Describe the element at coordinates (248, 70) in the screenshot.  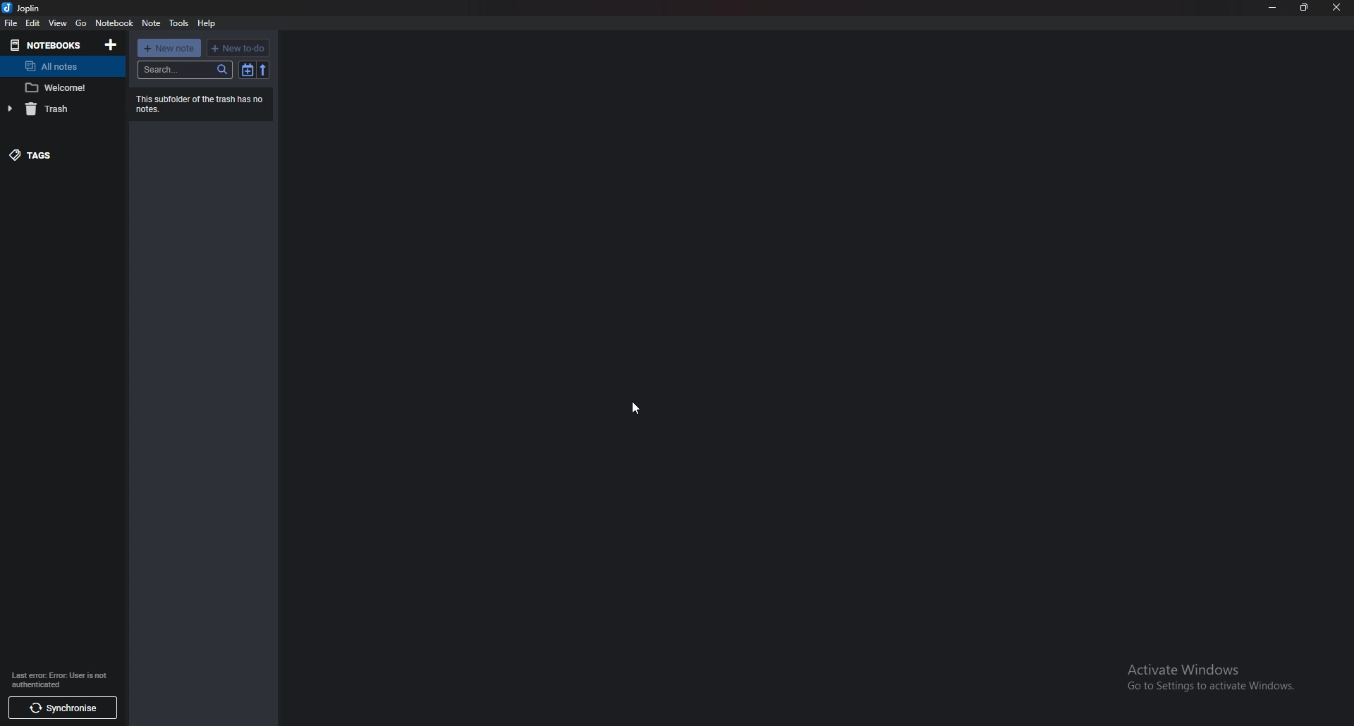
I see `Toggle sort order` at that location.